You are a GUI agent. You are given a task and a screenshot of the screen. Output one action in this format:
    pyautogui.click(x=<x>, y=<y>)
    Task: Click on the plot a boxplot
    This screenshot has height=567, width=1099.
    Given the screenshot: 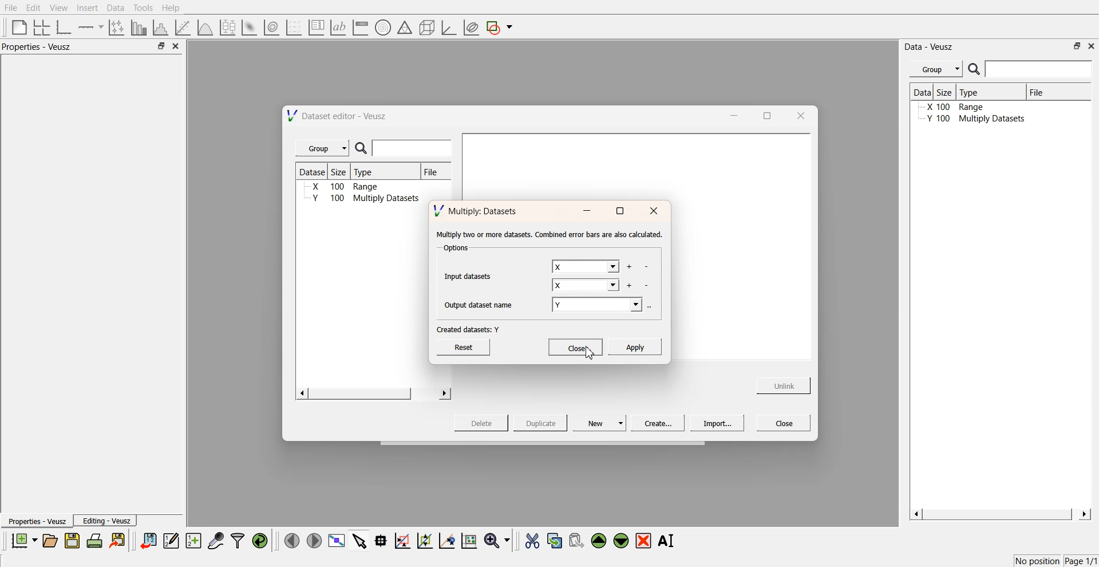 What is the action you would take?
    pyautogui.click(x=227, y=26)
    